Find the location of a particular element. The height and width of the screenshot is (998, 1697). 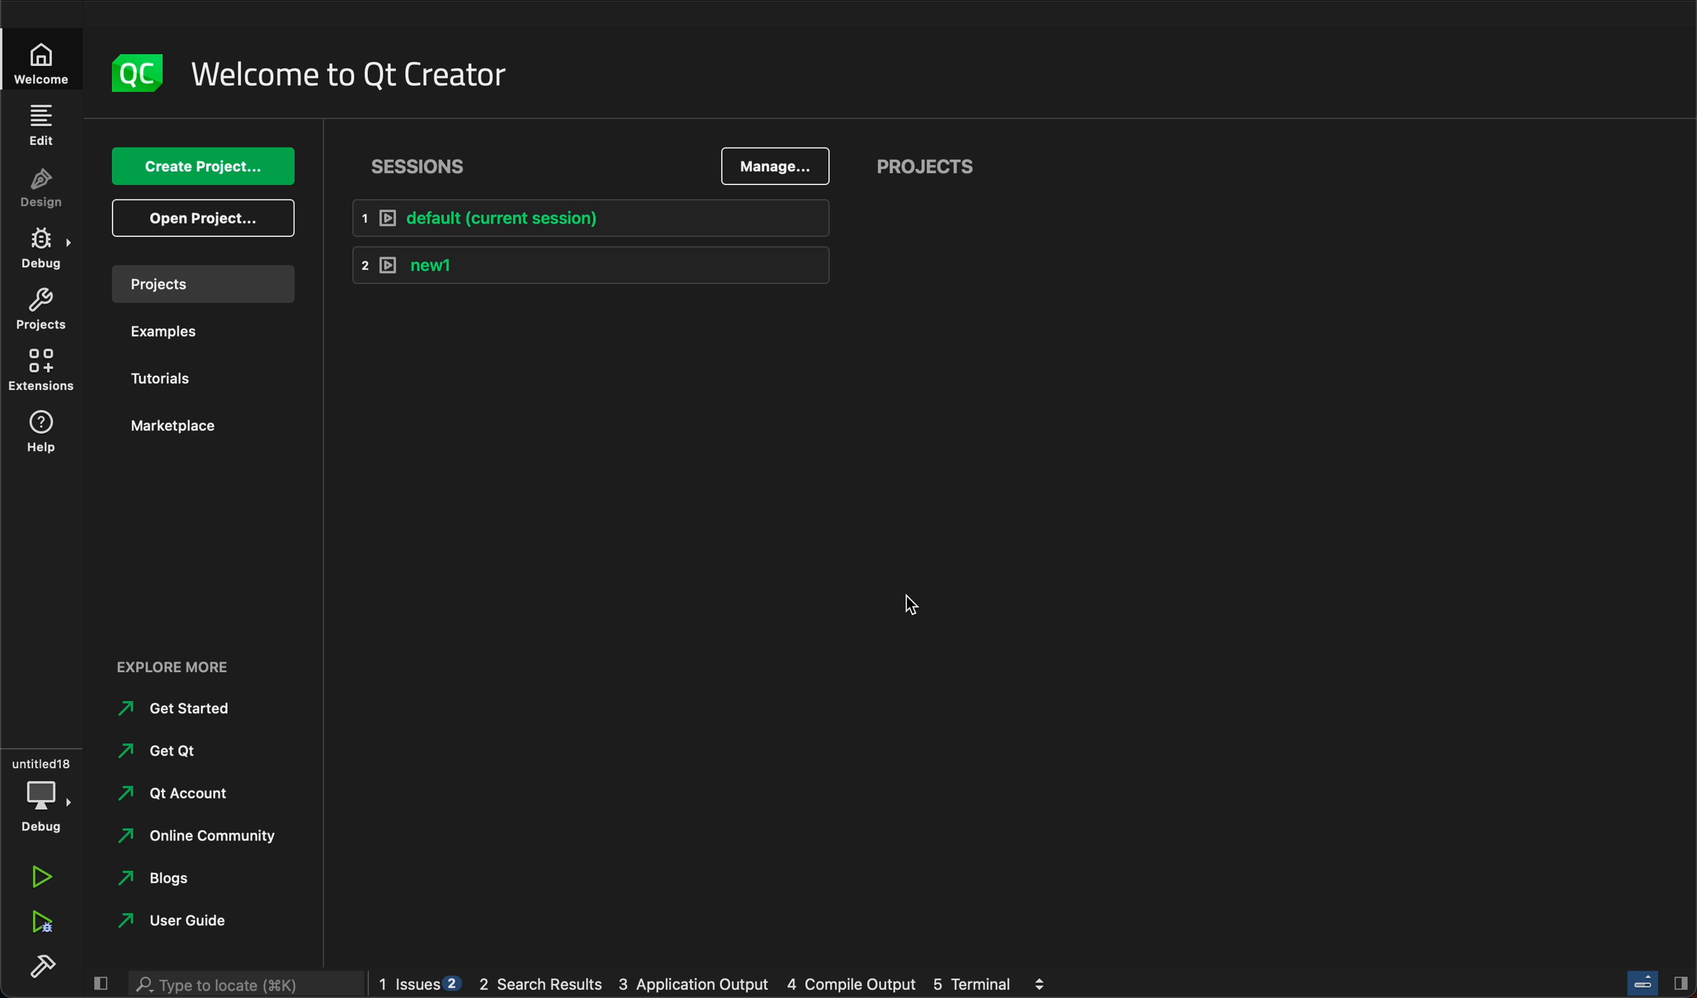

explore more is located at coordinates (170, 663).